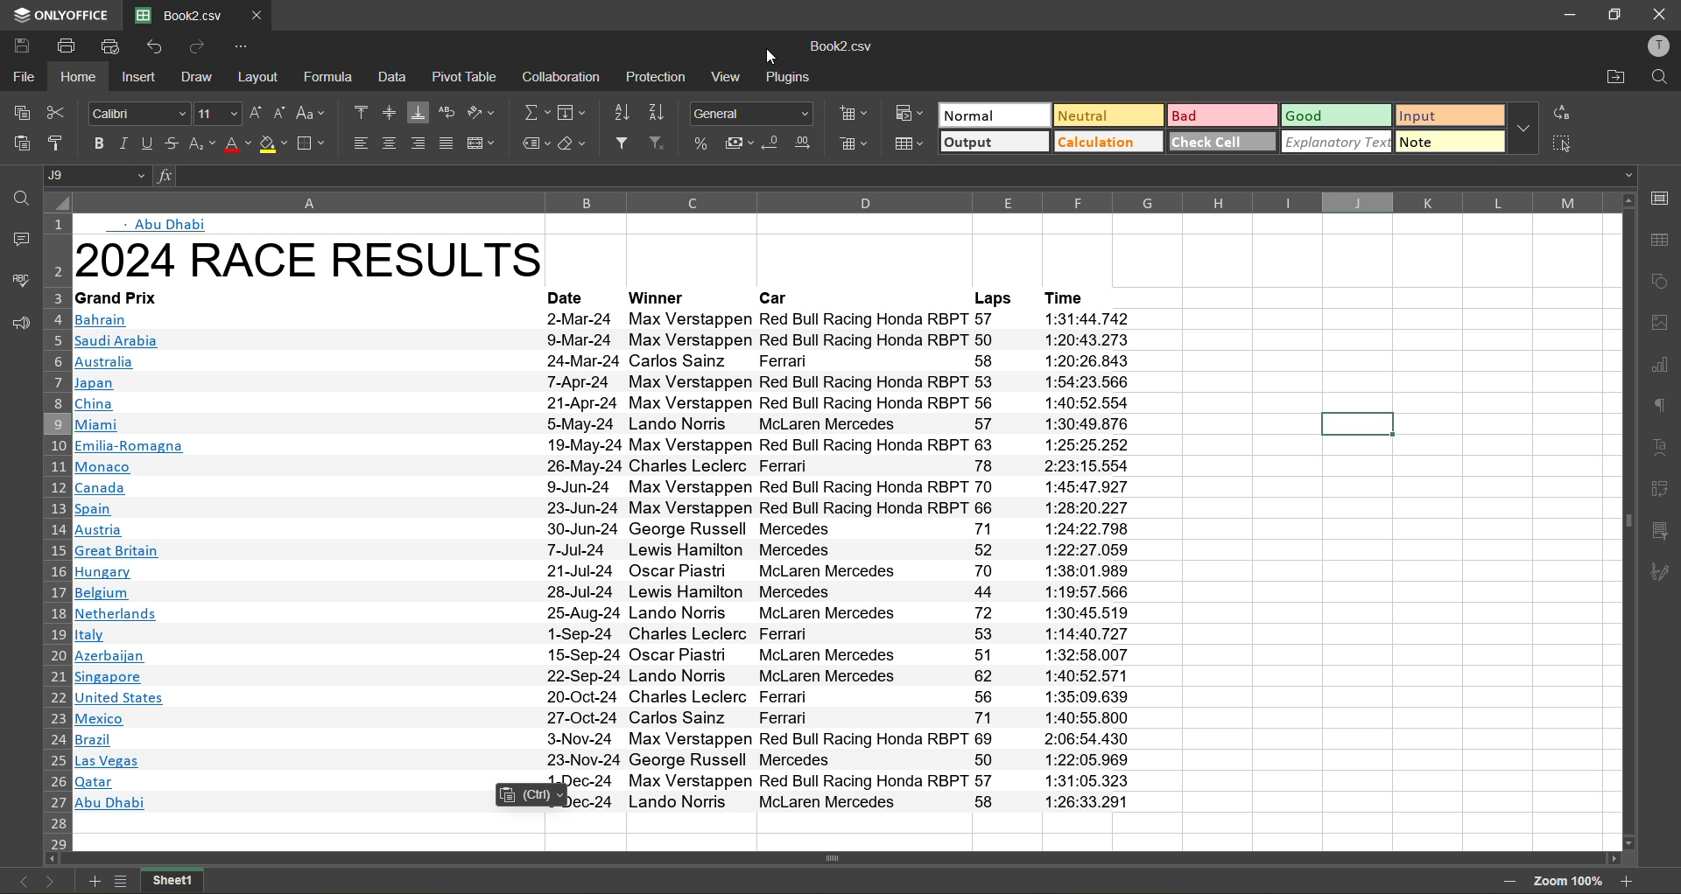 The height and width of the screenshot is (894, 1681). Describe the element at coordinates (146, 143) in the screenshot. I see `underline` at that location.